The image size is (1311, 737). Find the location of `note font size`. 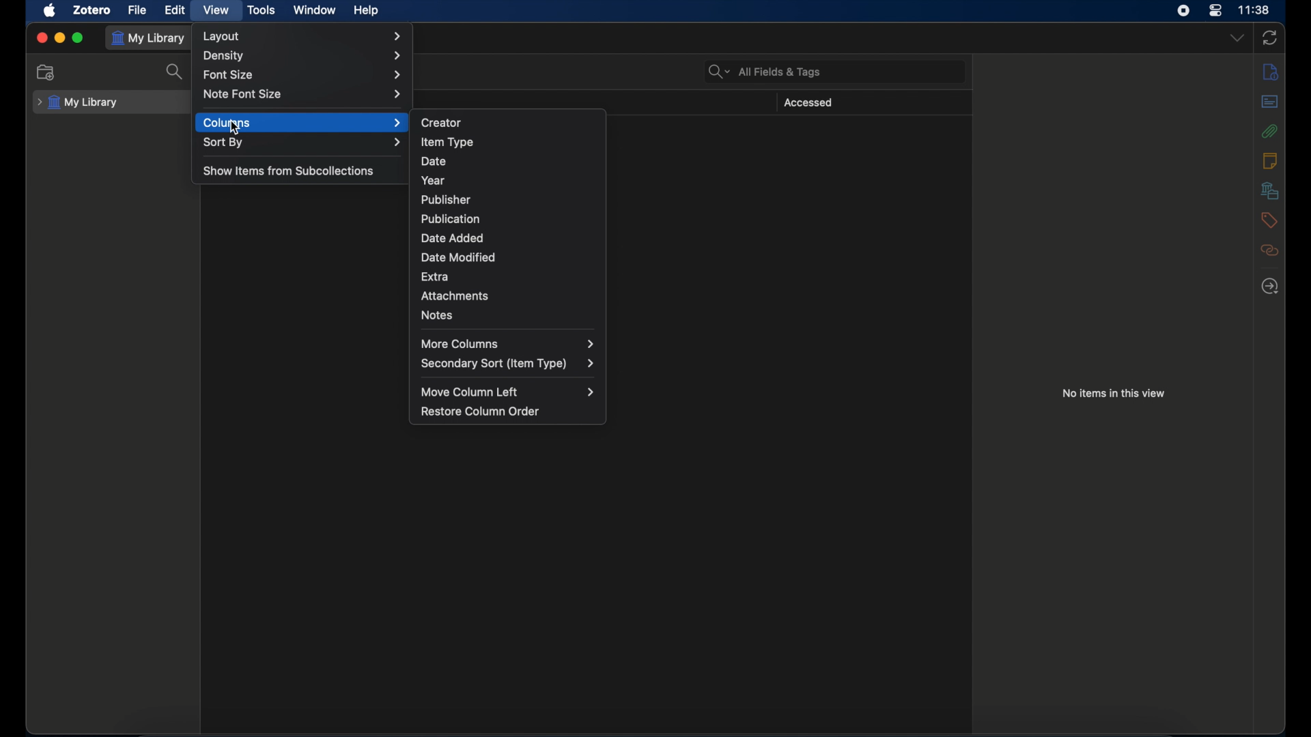

note font size is located at coordinates (303, 94).